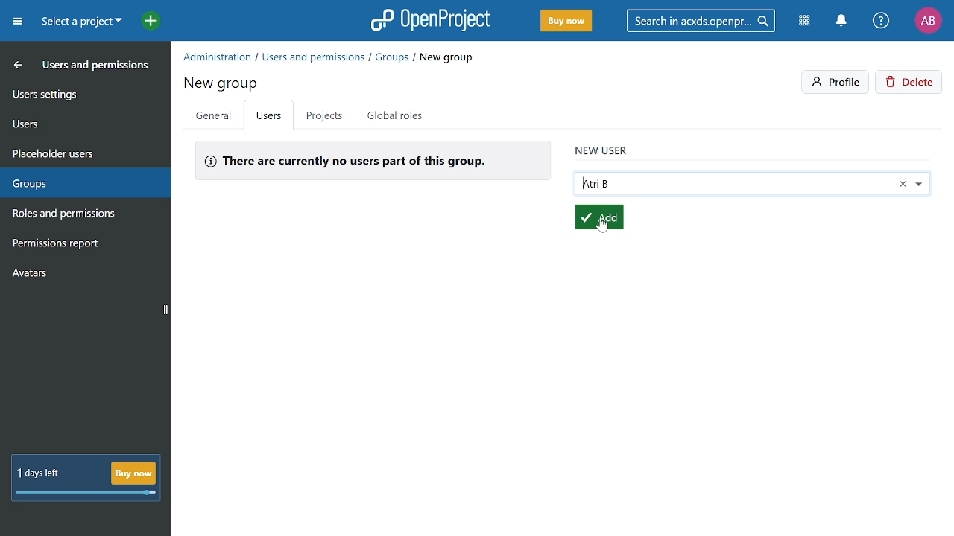 The width and height of the screenshot is (954, 536). I want to click on Profile, so click(928, 20).